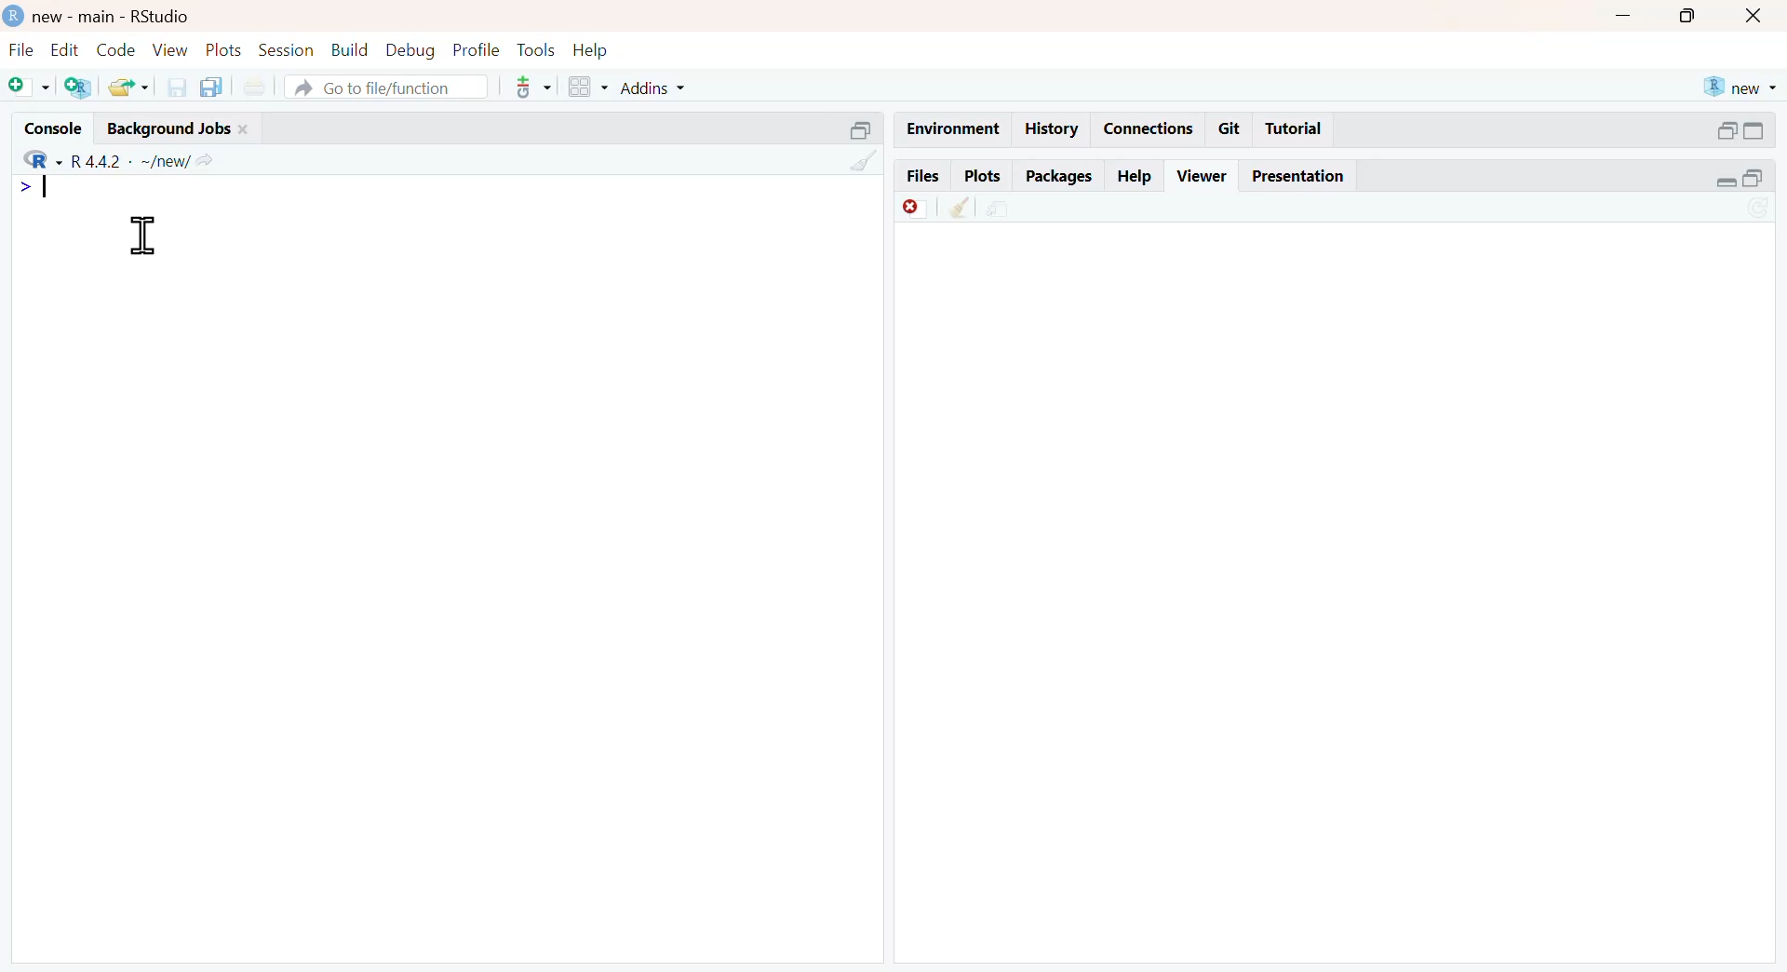 The height and width of the screenshot is (972, 1787). What do you see at coordinates (959, 209) in the screenshot?
I see `clean` at bounding box center [959, 209].